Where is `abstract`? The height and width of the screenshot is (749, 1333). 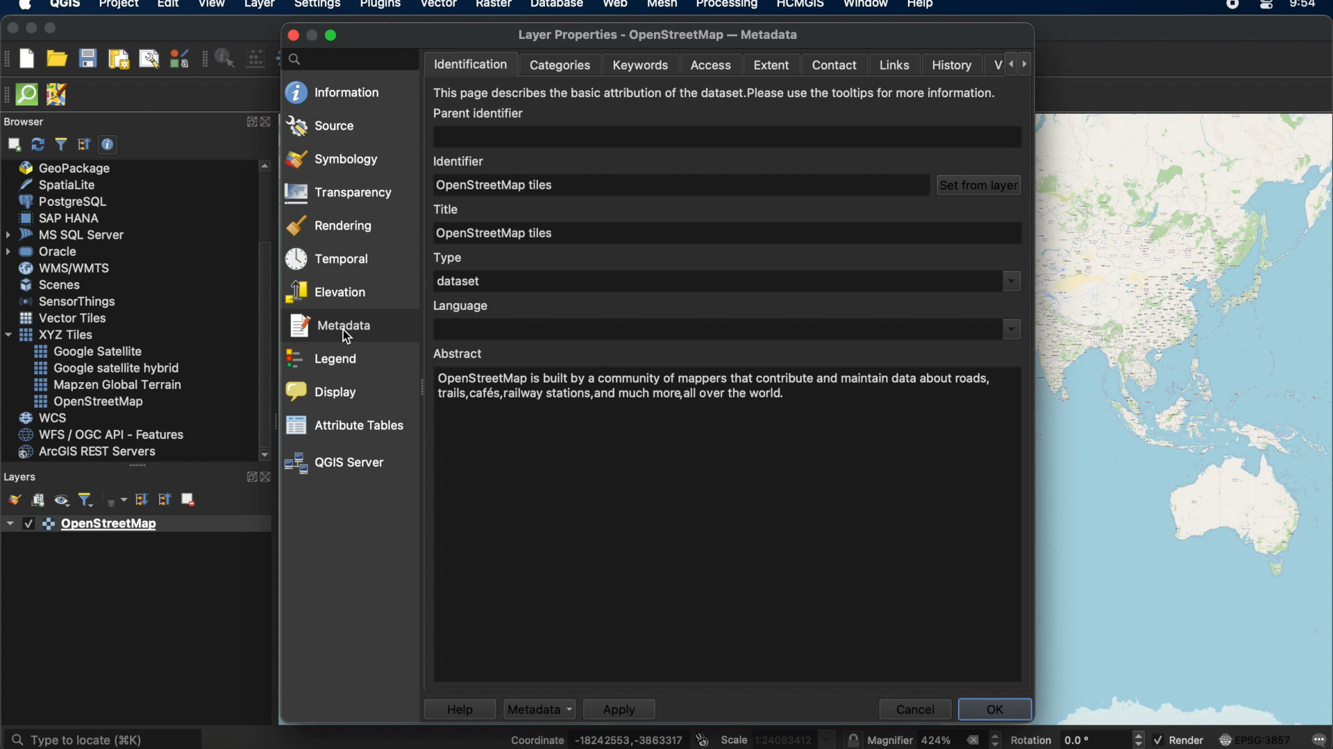 abstract is located at coordinates (461, 354).